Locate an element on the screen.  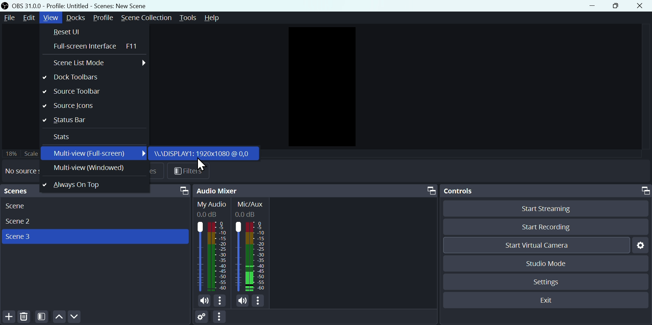
View is located at coordinates (51, 18).